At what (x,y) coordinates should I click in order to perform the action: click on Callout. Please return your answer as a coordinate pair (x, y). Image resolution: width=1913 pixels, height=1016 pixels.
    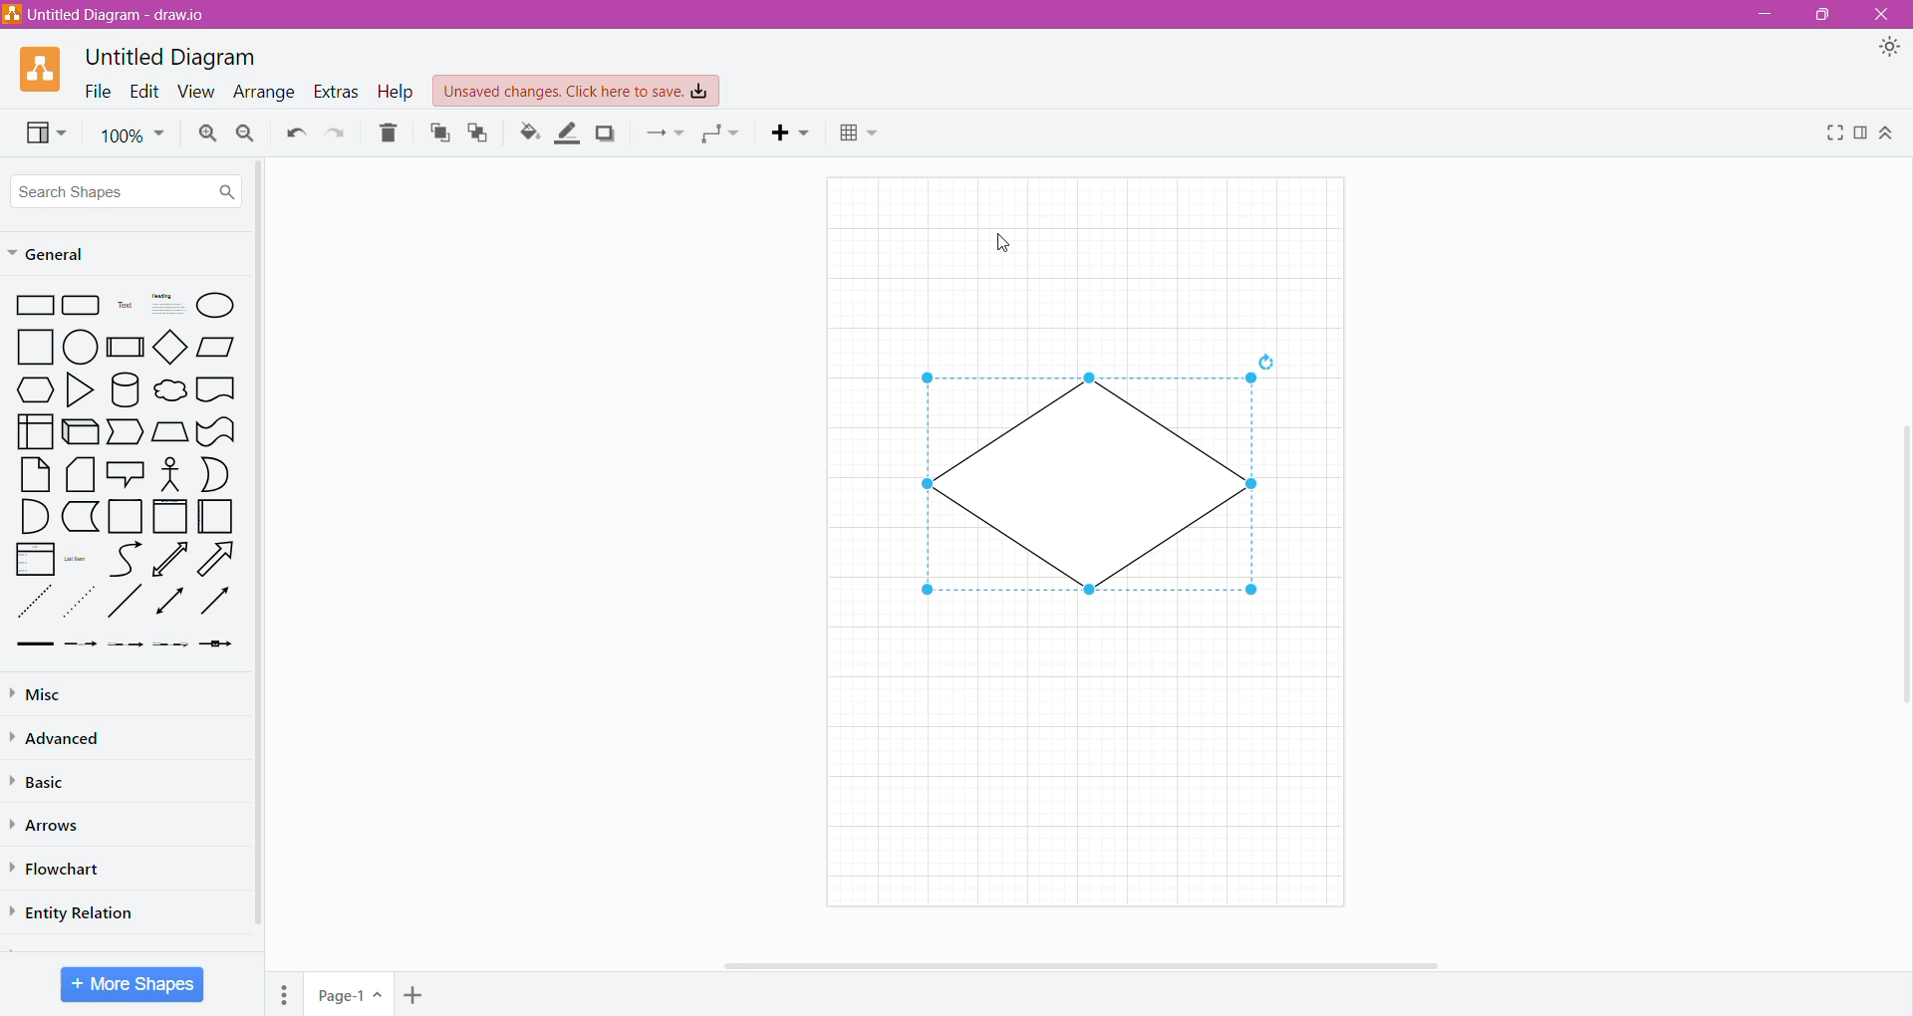
    Looking at the image, I should click on (124, 476).